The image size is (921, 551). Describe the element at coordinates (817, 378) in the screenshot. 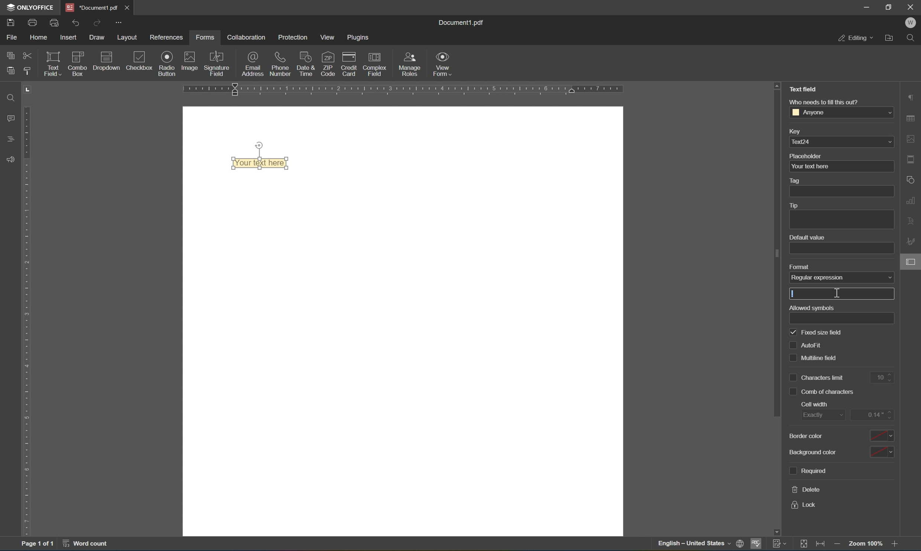

I see `characters limits` at that location.